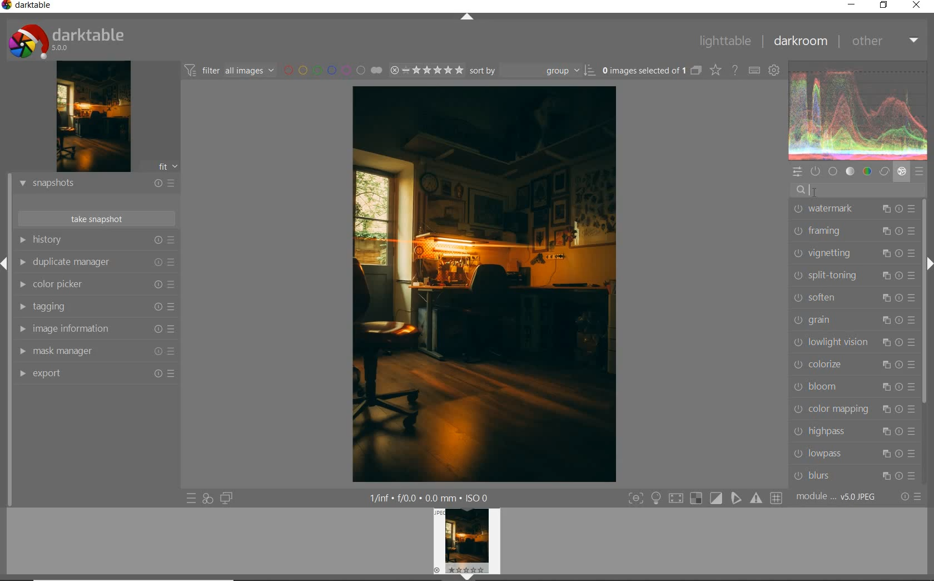  I want to click on system logo, so click(64, 41).